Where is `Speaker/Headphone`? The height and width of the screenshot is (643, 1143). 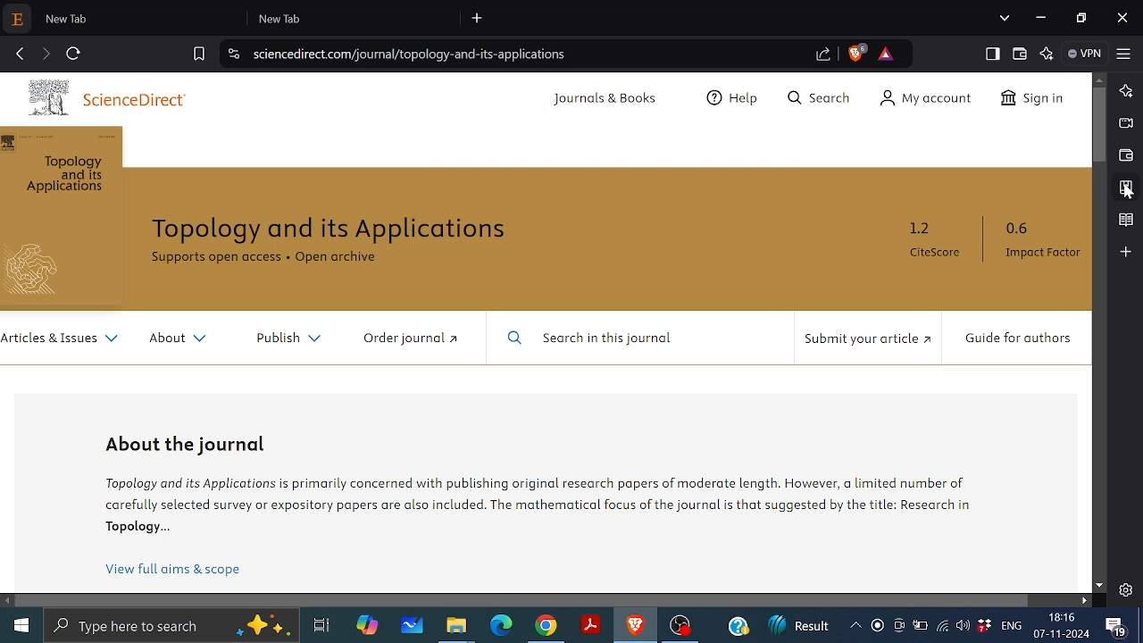 Speaker/Headphone is located at coordinates (963, 625).